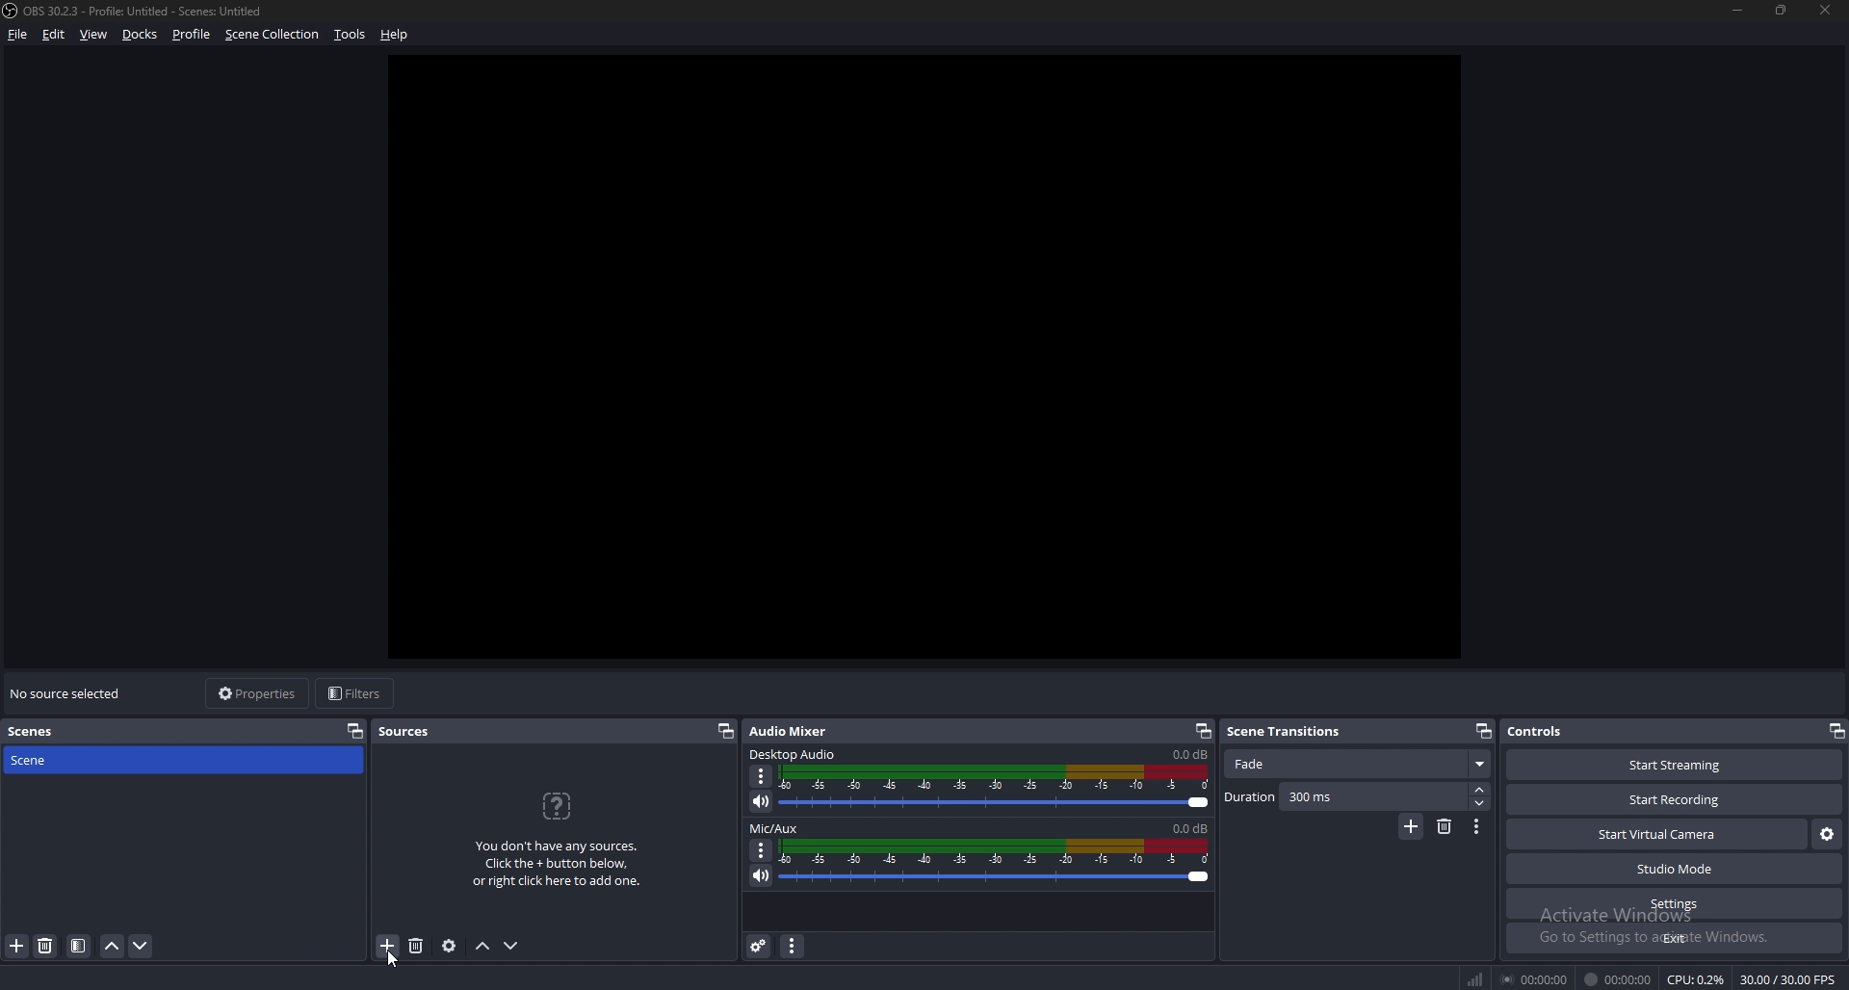 This screenshot has height=990, width=1849. Describe the element at coordinates (257, 692) in the screenshot. I see `Properties` at that location.